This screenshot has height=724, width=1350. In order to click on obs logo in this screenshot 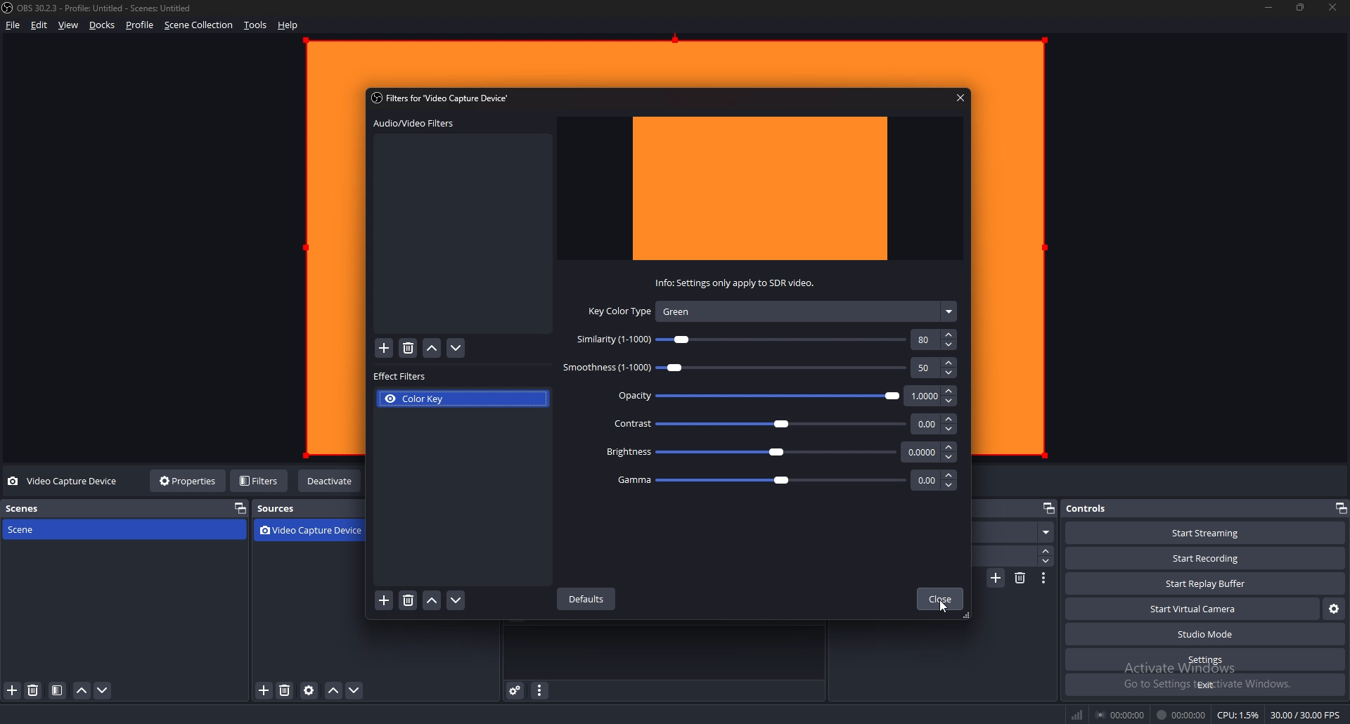, I will do `click(10, 9)`.